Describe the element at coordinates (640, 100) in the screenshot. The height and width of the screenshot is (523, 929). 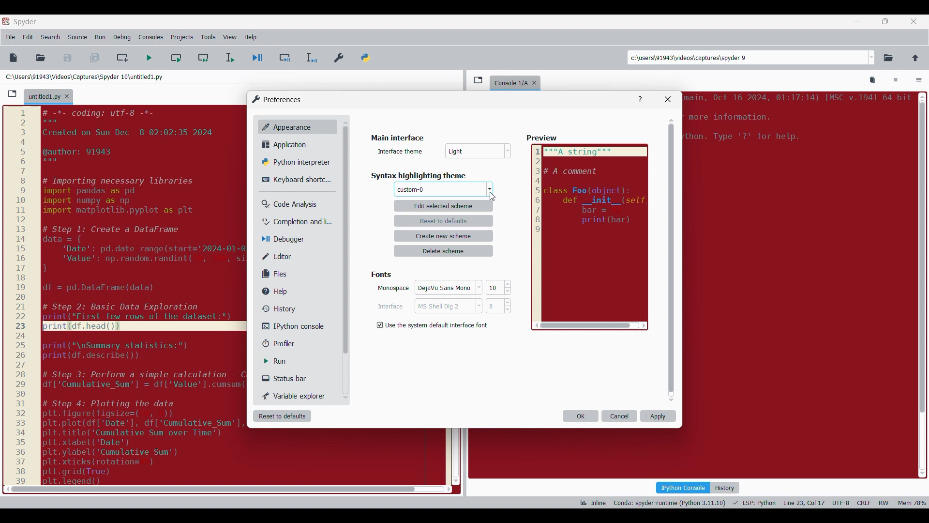
I see `Help` at that location.